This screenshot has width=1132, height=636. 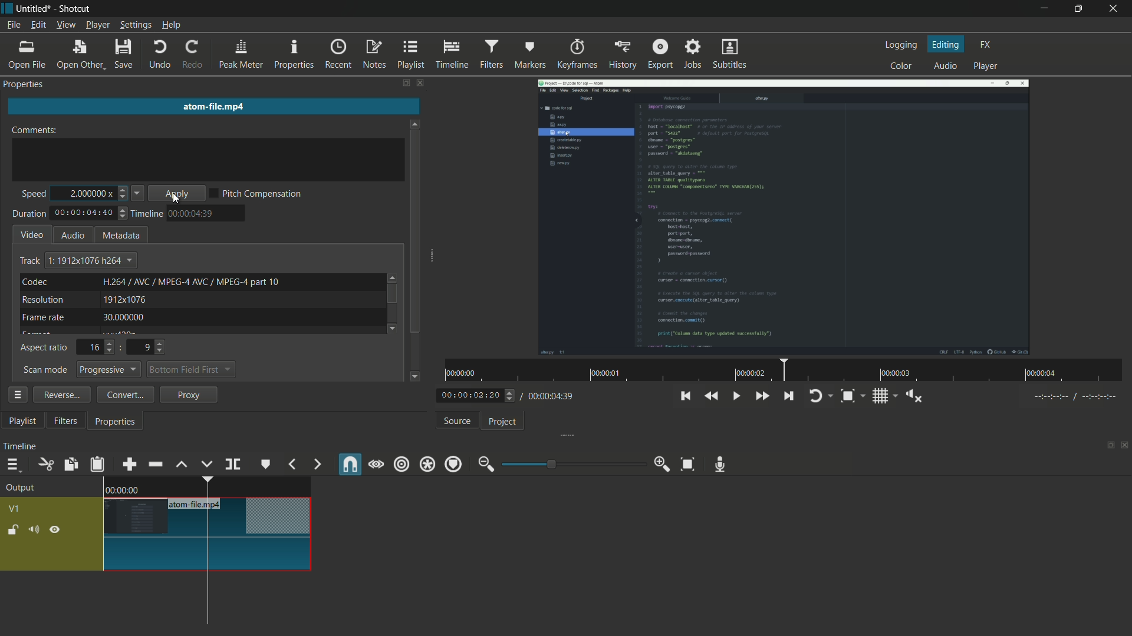 What do you see at coordinates (985, 45) in the screenshot?
I see `fx` at bounding box center [985, 45].